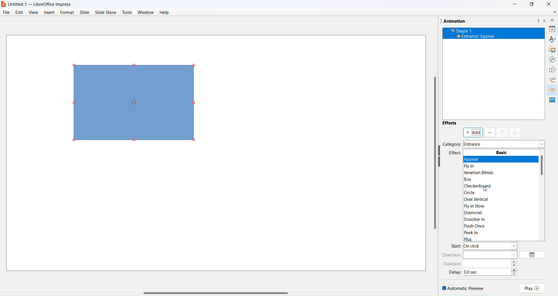 This screenshot has width=558, height=296. I want to click on Appear, so click(489, 159).